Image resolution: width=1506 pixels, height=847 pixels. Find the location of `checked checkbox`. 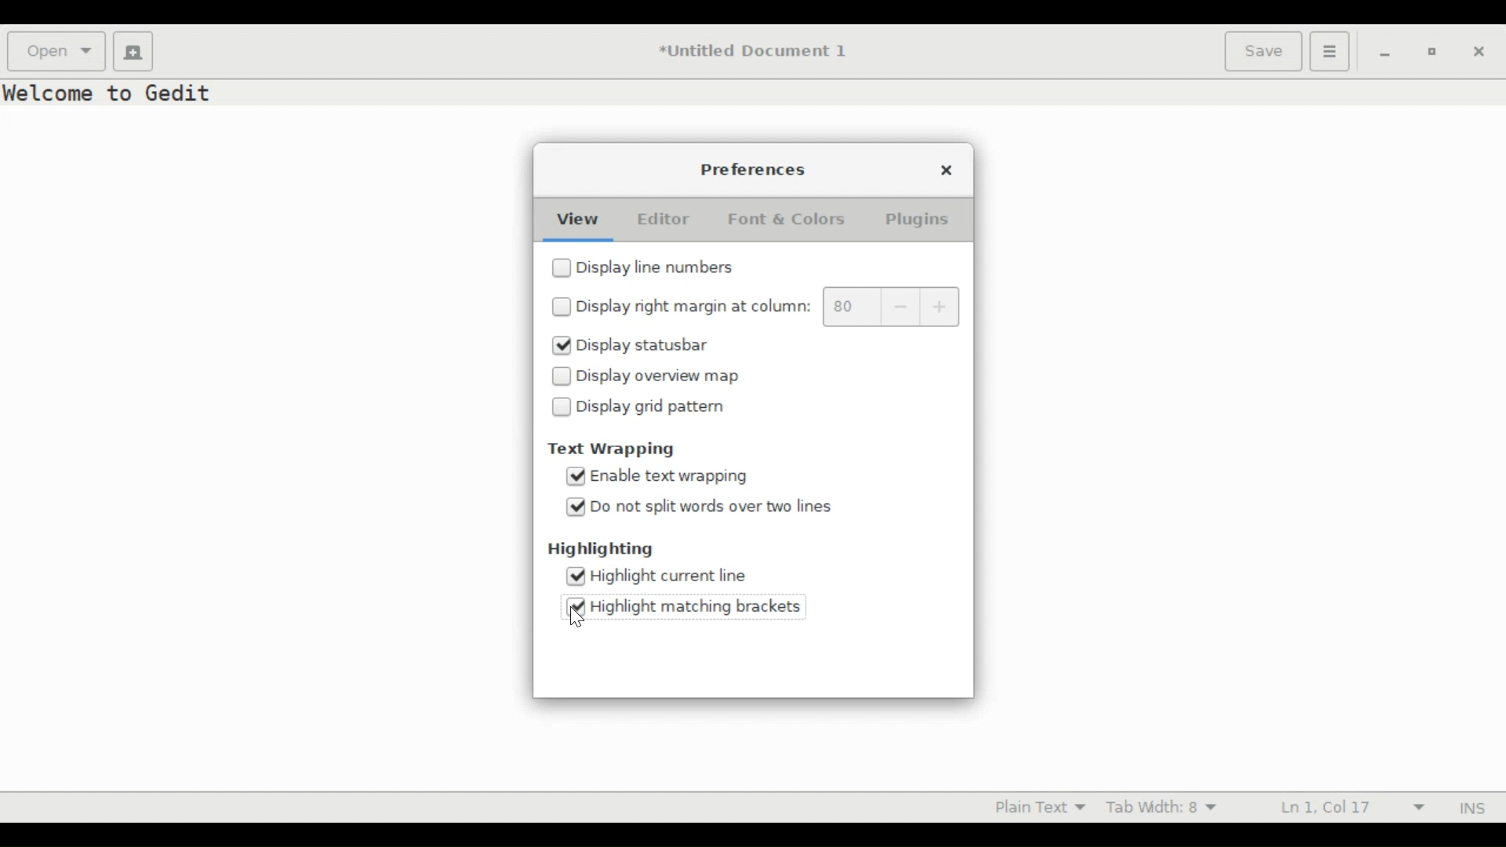

checked checkbox is located at coordinates (577, 576).